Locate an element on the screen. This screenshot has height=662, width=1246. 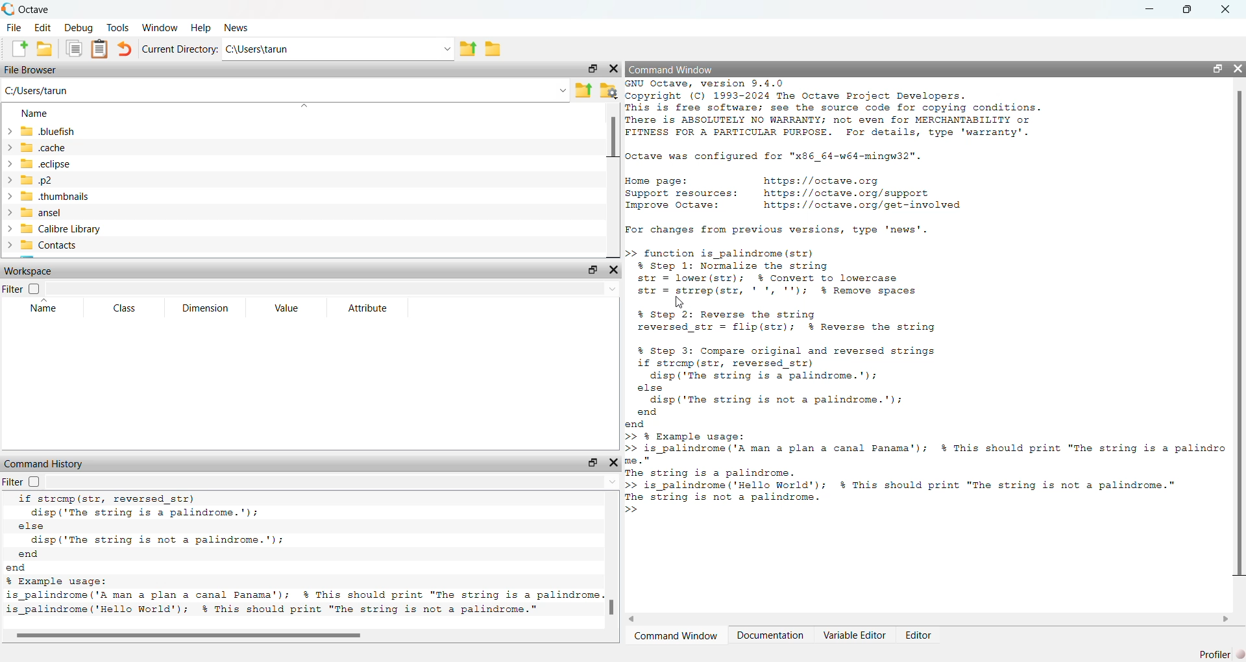
one directory up is located at coordinates (585, 90).